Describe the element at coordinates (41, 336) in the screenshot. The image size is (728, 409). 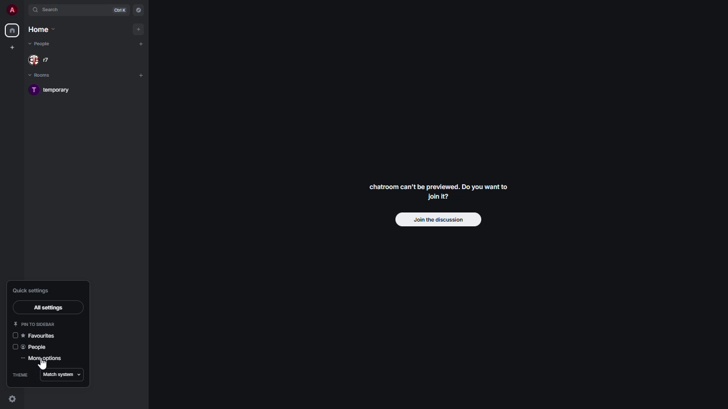
I see `favorites` at that location.